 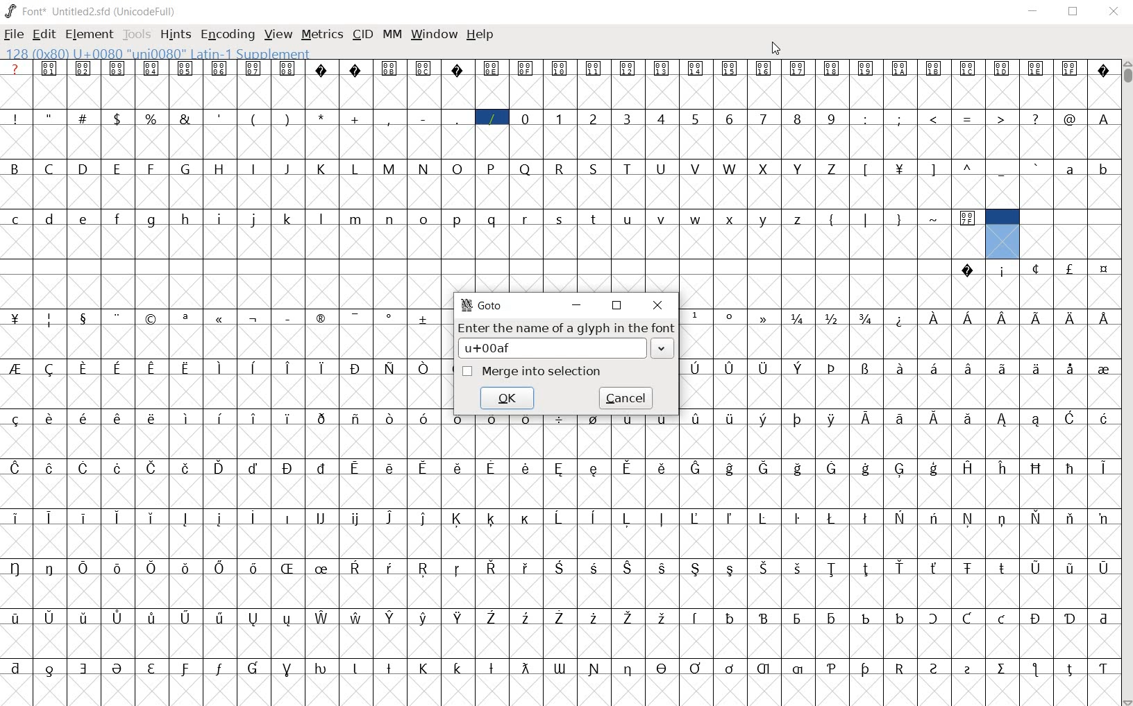 What do you see at coordinates (763, 518) in the screenshot?
I see `Symbol` at bounding box center [763, 518].